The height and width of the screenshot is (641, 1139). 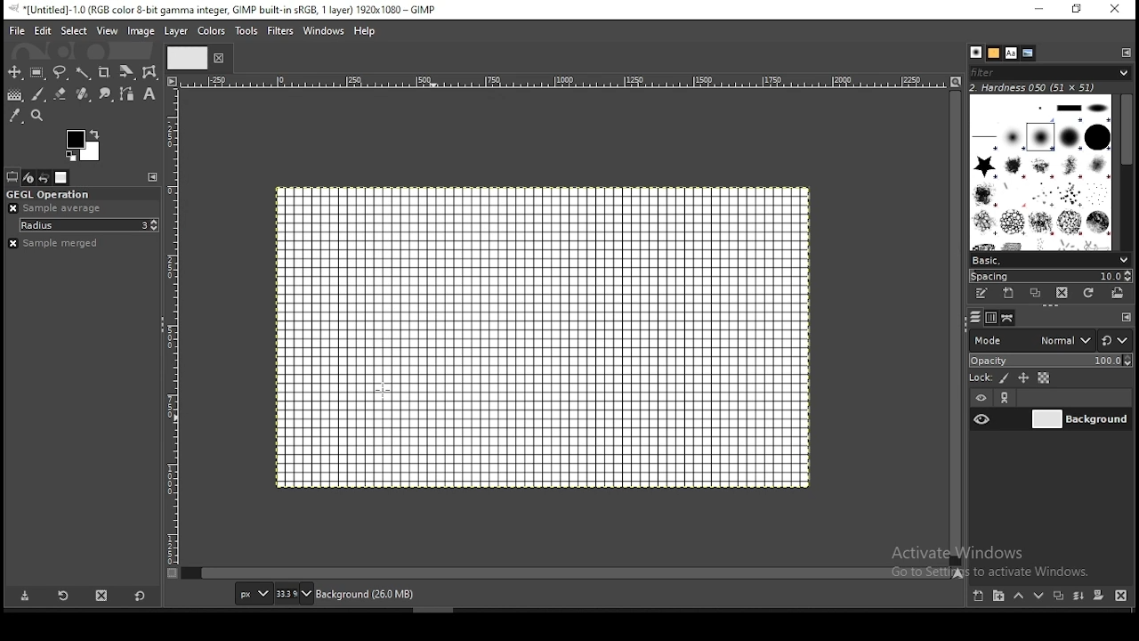 I want to click on channels, so click(x=993, y=319).